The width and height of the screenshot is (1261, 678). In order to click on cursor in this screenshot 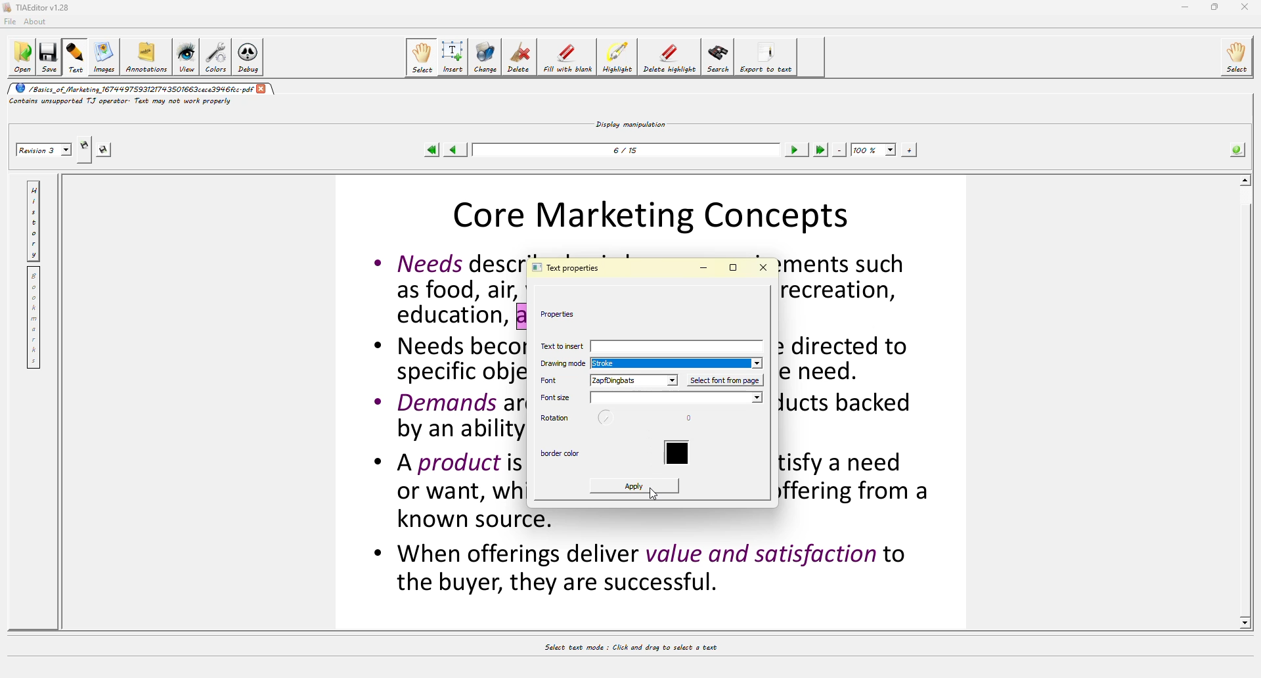, I will do `click(659, 493)`.